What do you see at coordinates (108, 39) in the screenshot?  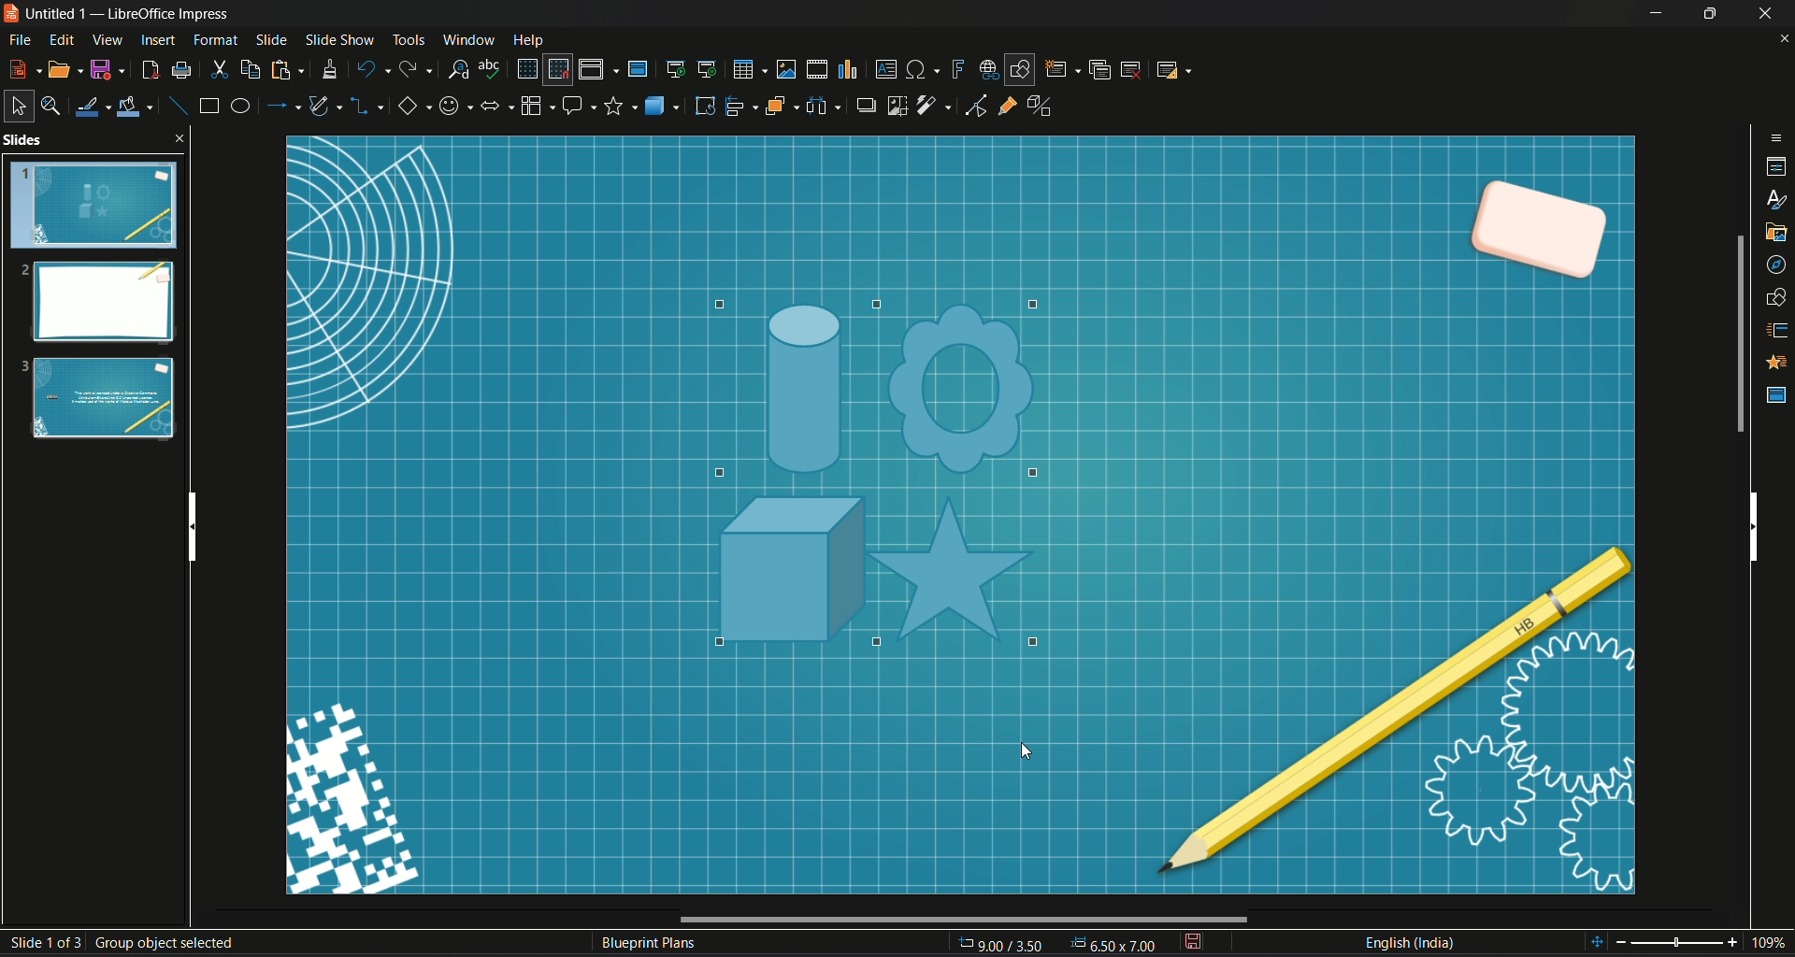 I see `View` at bounding box center [108, 39].